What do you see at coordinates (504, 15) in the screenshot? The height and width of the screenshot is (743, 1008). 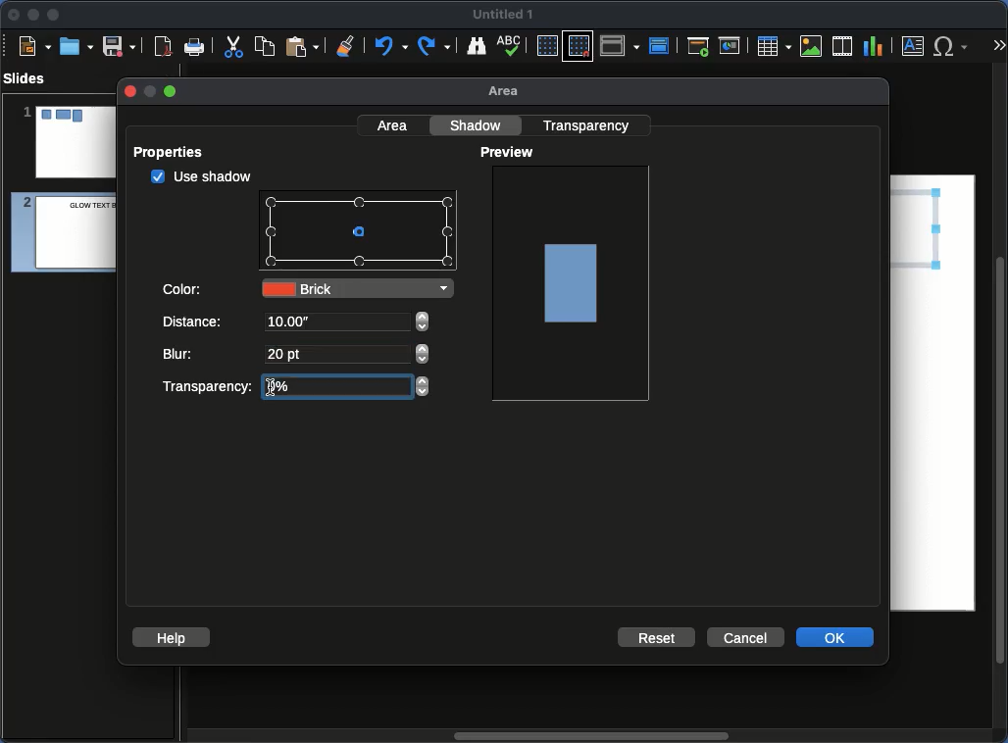 I see `Name` at bounding box center [504, 15].